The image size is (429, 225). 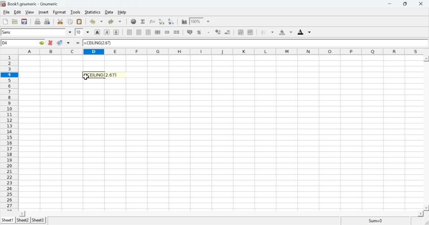 What do you see at coordinates (375, 221) in the screenshot?
I see `Sum` at bounding box center [375, 221].